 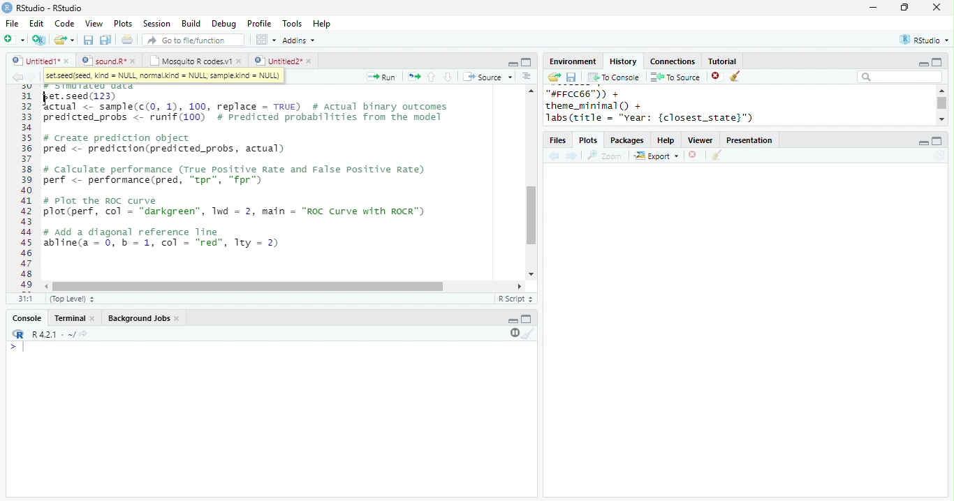 What do you see at coordinates (105, 40) in the screenshot?
I see `save all` at bounding box center [105, 40].